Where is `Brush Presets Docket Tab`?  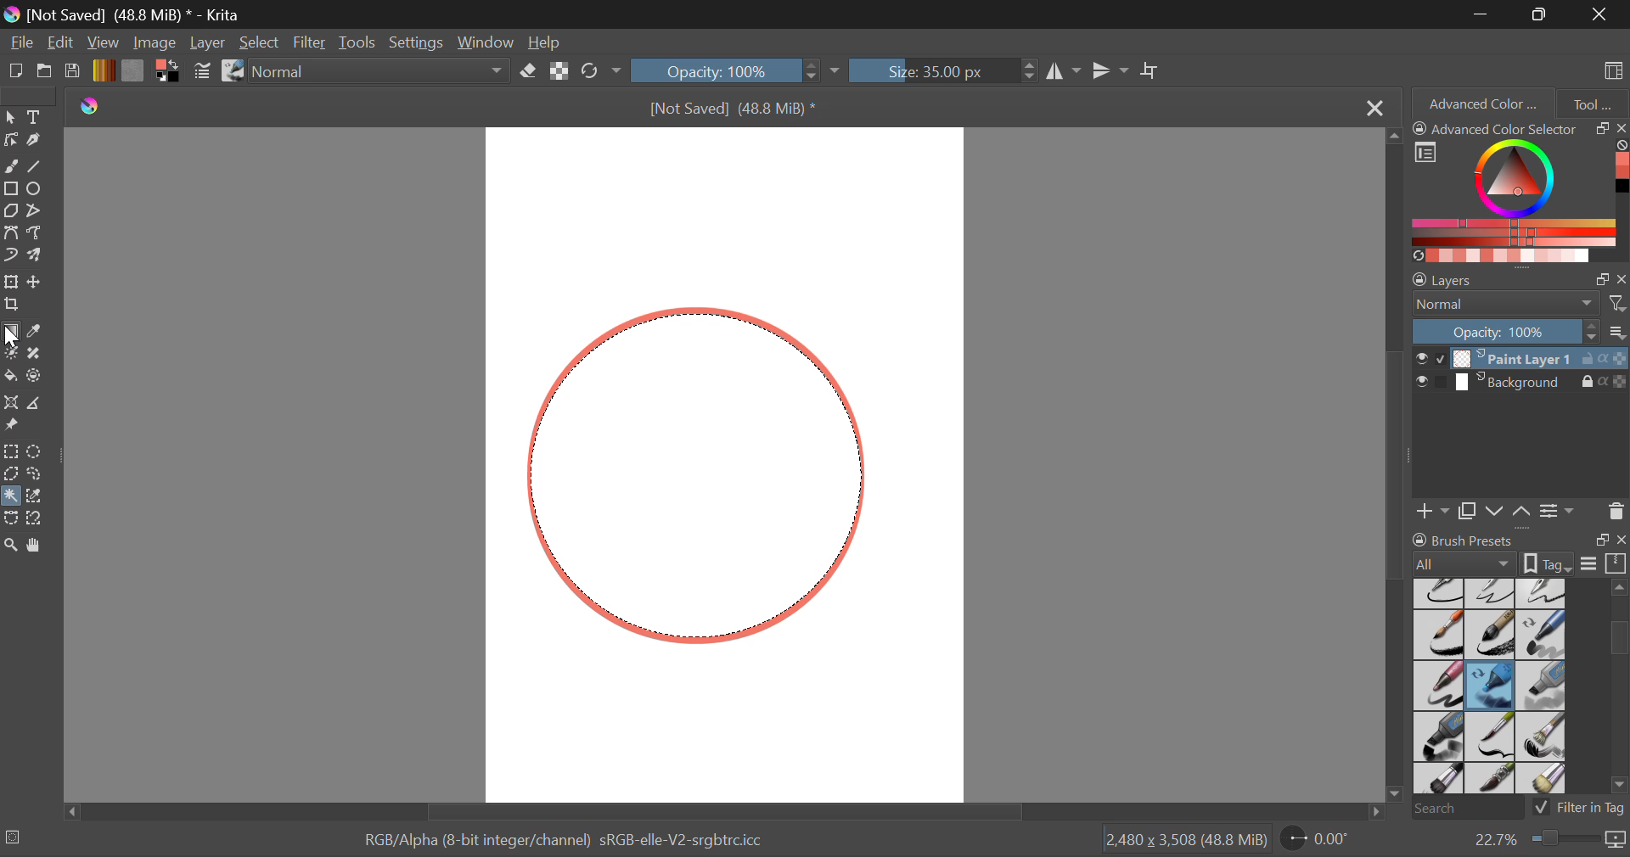
Brush Presets Docket Tab is located at coordinates (1519, 549).